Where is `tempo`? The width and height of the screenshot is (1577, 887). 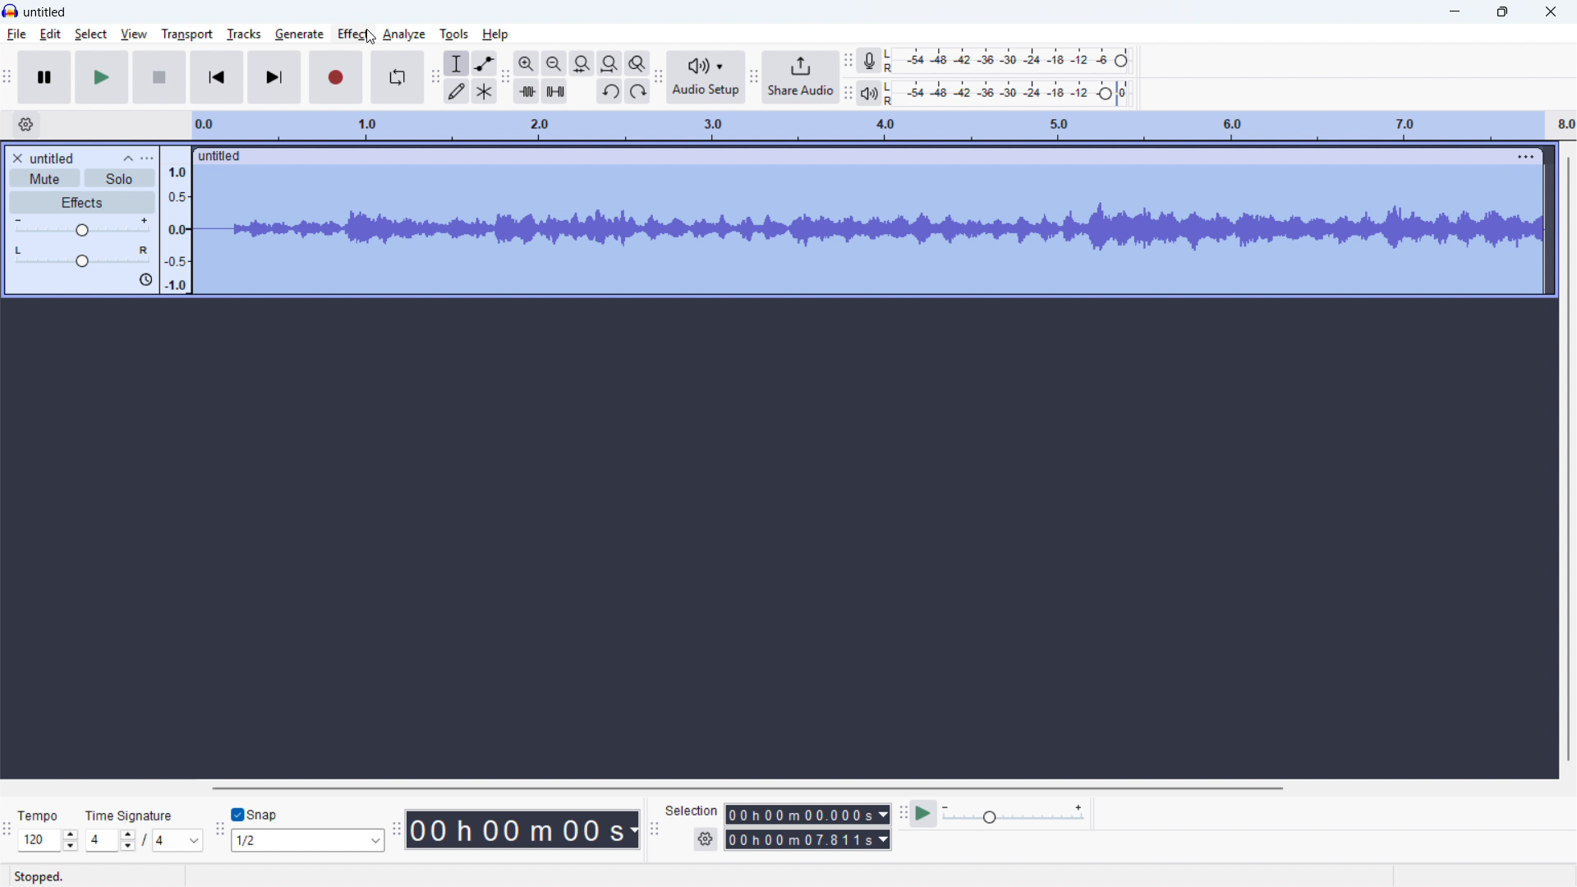
tempo is located at coordinates (39, 816).